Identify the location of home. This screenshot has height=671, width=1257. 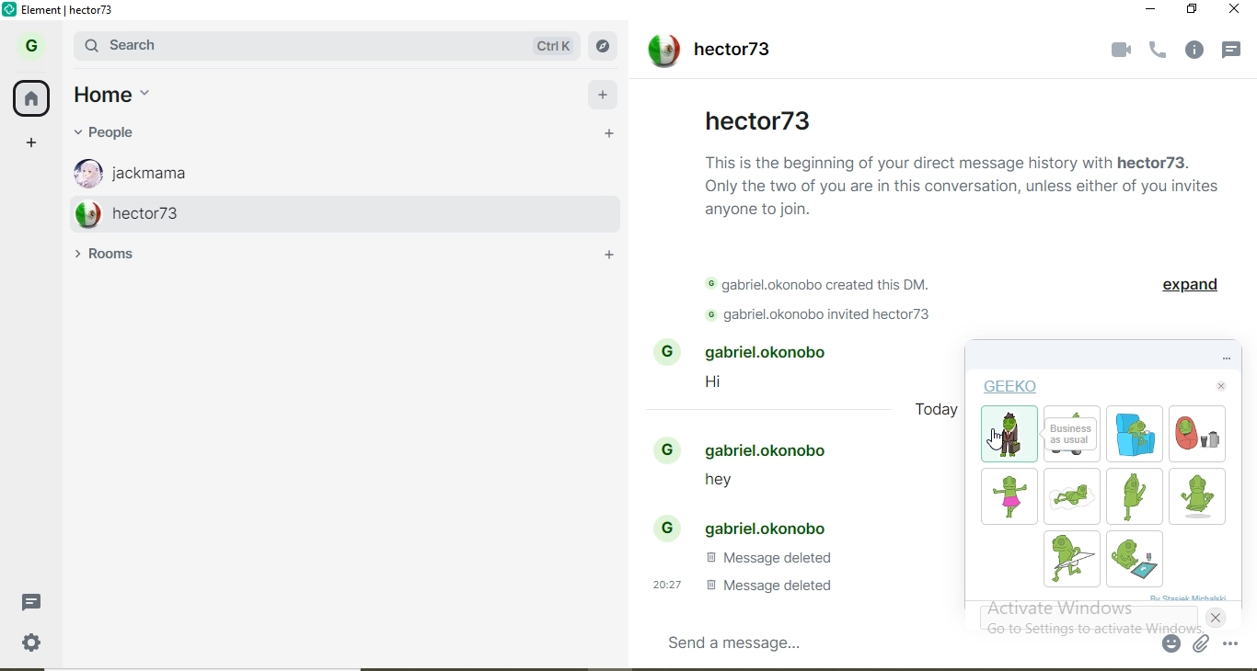
(126, 96).